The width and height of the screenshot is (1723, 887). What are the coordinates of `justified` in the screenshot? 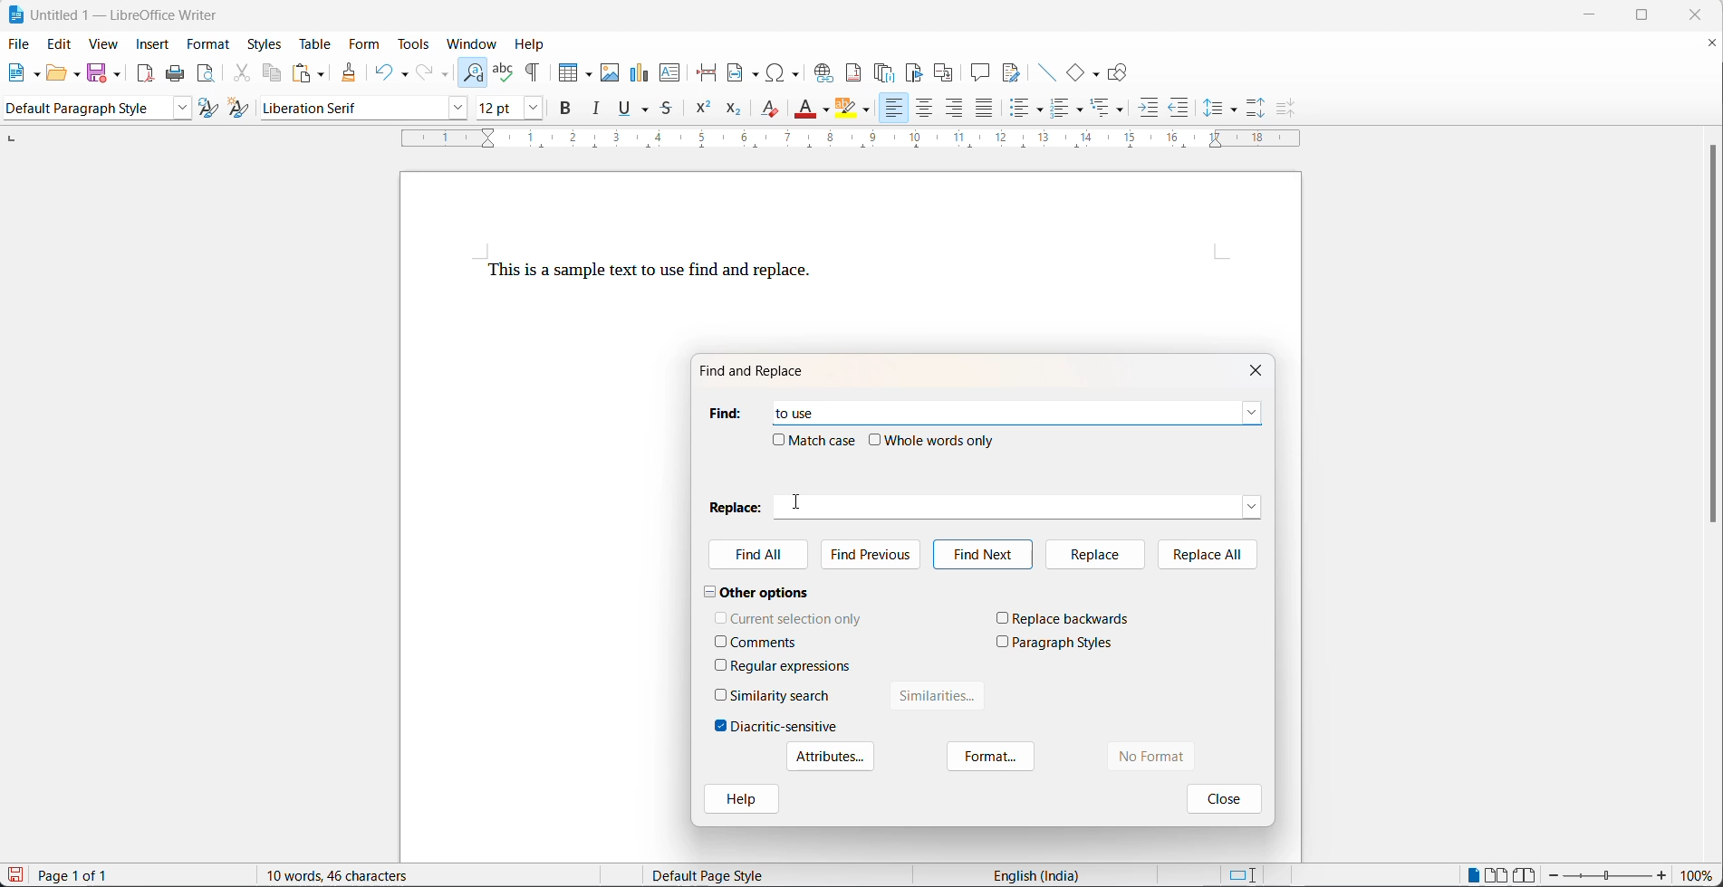 It's located at (985, 110).